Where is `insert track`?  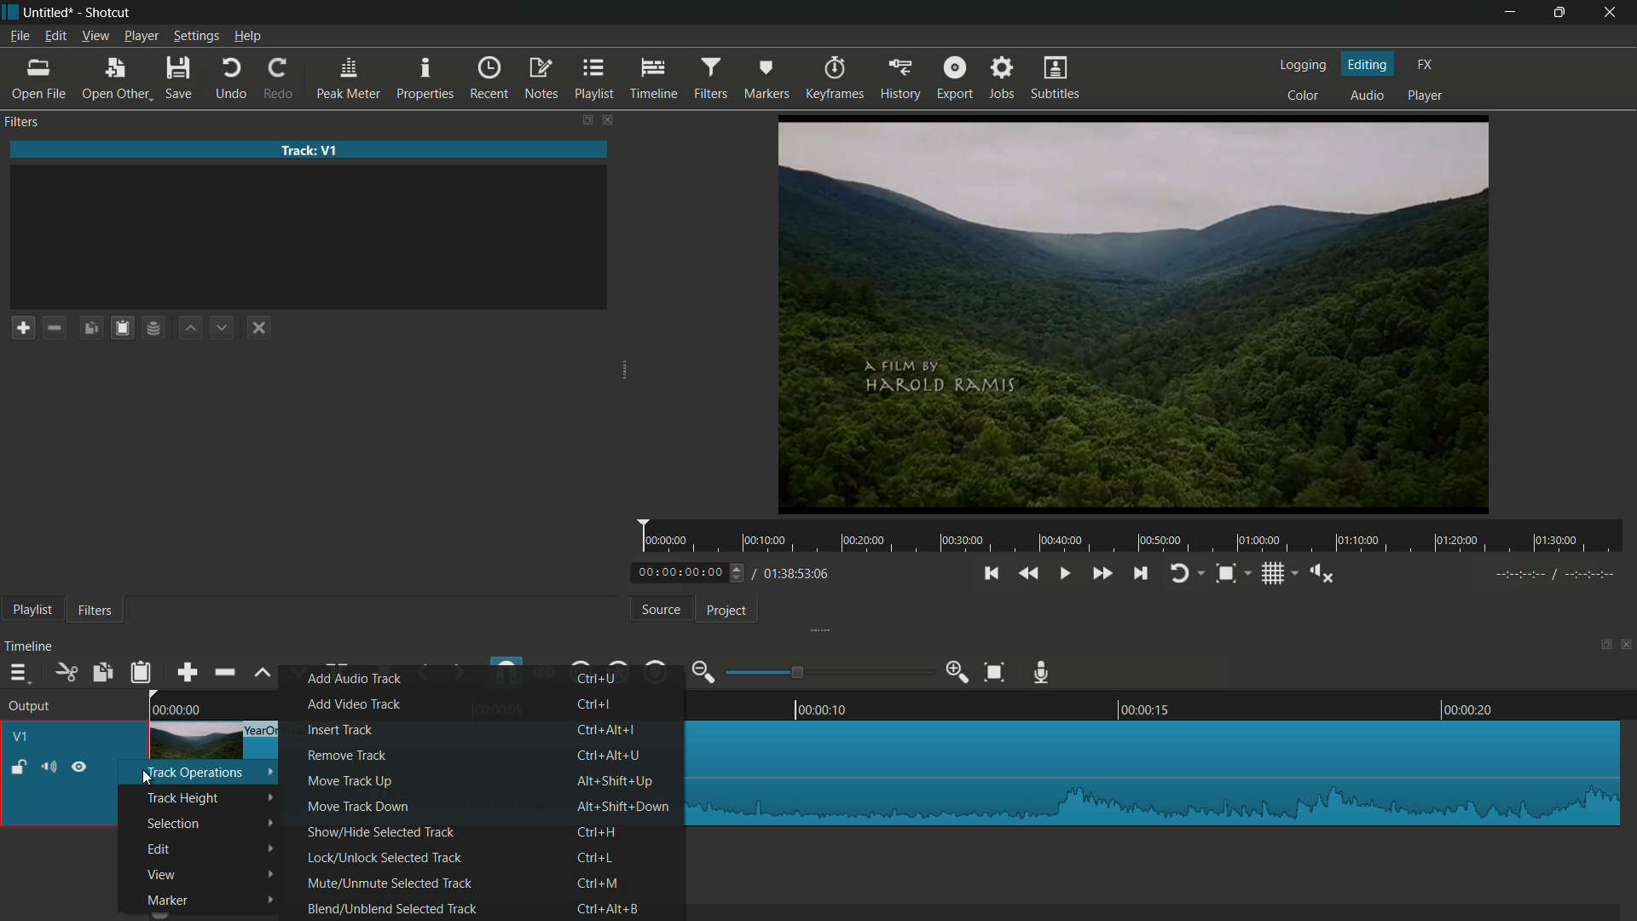
insert track is located at coordinates (343, 730).